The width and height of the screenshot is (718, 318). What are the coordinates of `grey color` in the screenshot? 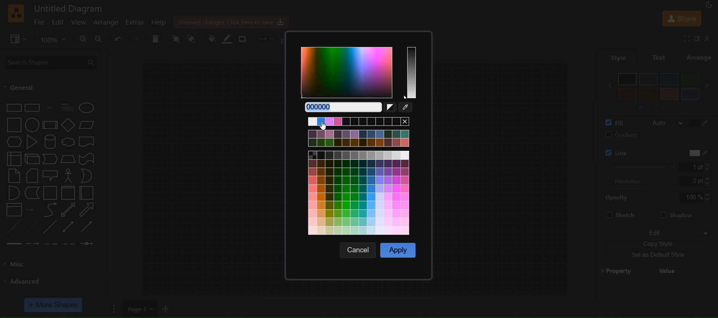 It's located at (649, 79).